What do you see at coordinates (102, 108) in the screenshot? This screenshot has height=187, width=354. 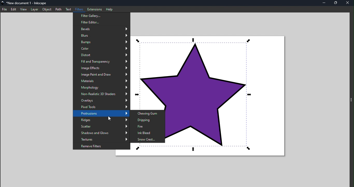 I see `Pixels` at bounding box center [102, 108].